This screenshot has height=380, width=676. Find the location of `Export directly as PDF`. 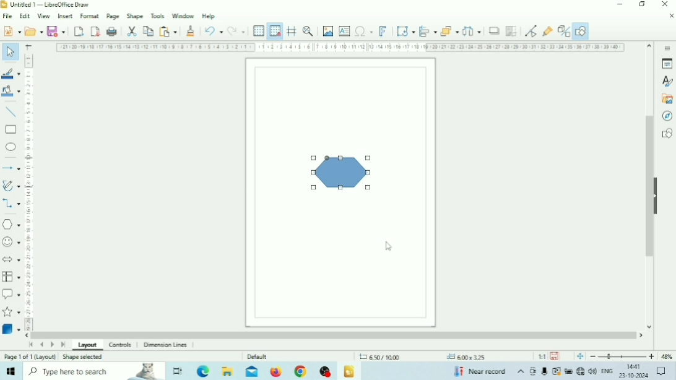

Export directly as PDF is located at coordinates (96, 30).